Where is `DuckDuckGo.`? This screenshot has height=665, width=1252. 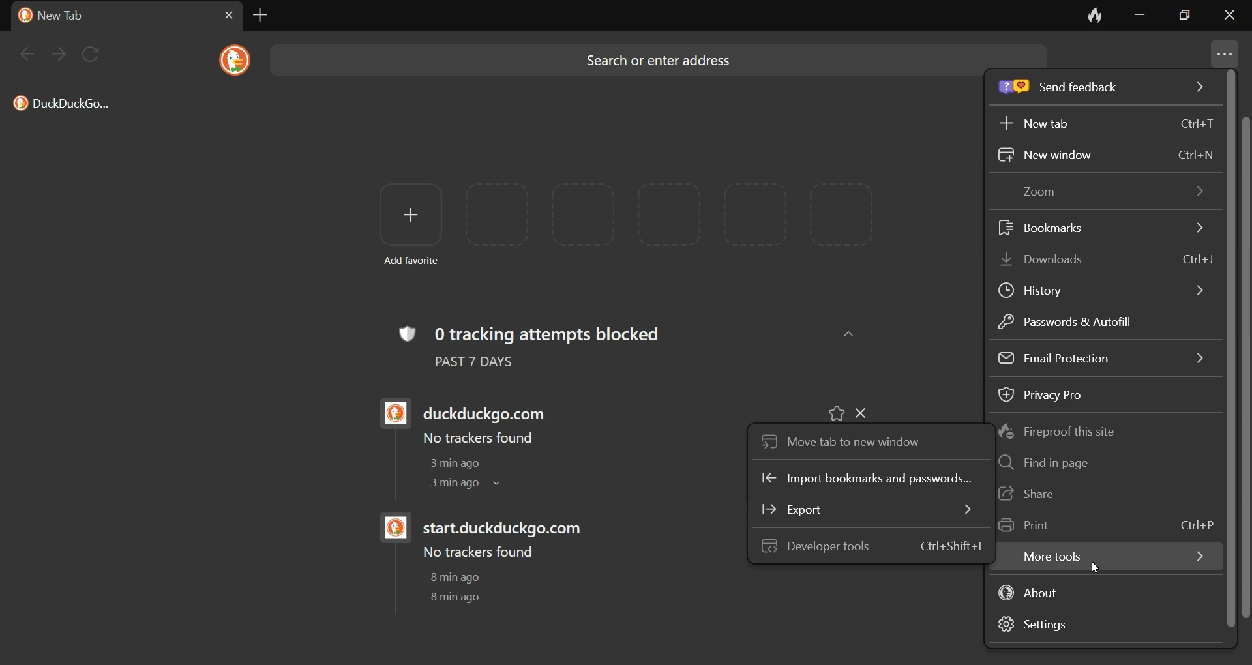 DuckDuckGo. is located at coordinates (64, 106).